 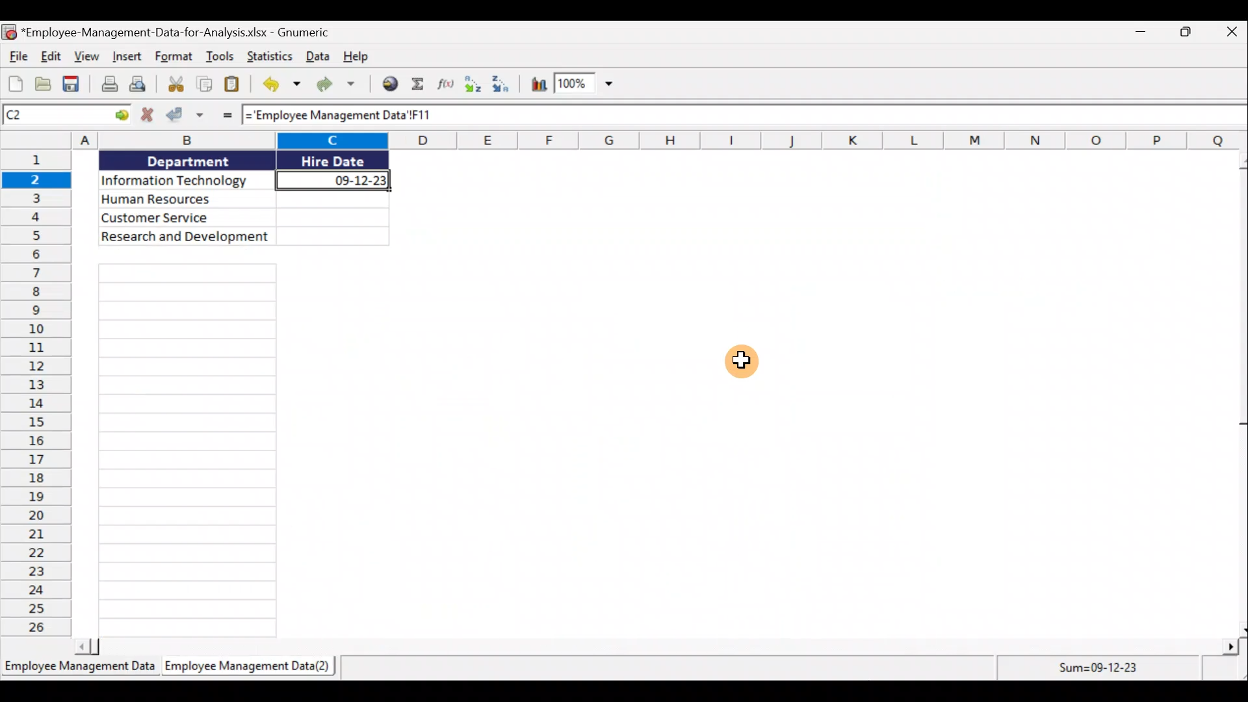 What do you see at coordinates (254, 670) in the screenshot?
I see `Sheet 2` at bounding box center [254, 670].